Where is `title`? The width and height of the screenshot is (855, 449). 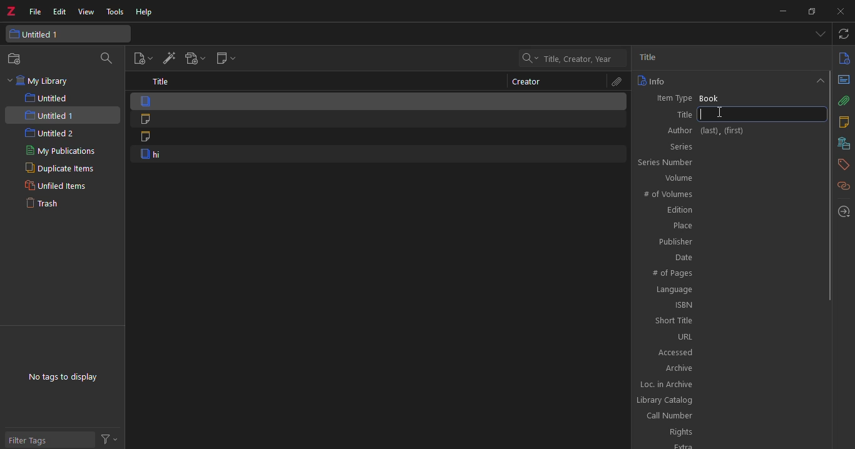 title is located at coordinates (161, 81).